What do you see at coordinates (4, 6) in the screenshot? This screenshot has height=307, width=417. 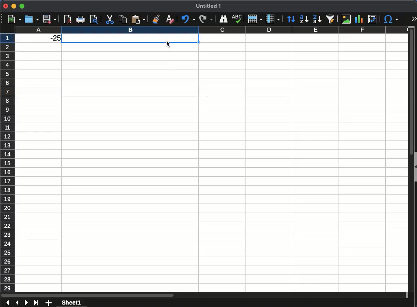 I see `close` at bounding box center [4, 6].